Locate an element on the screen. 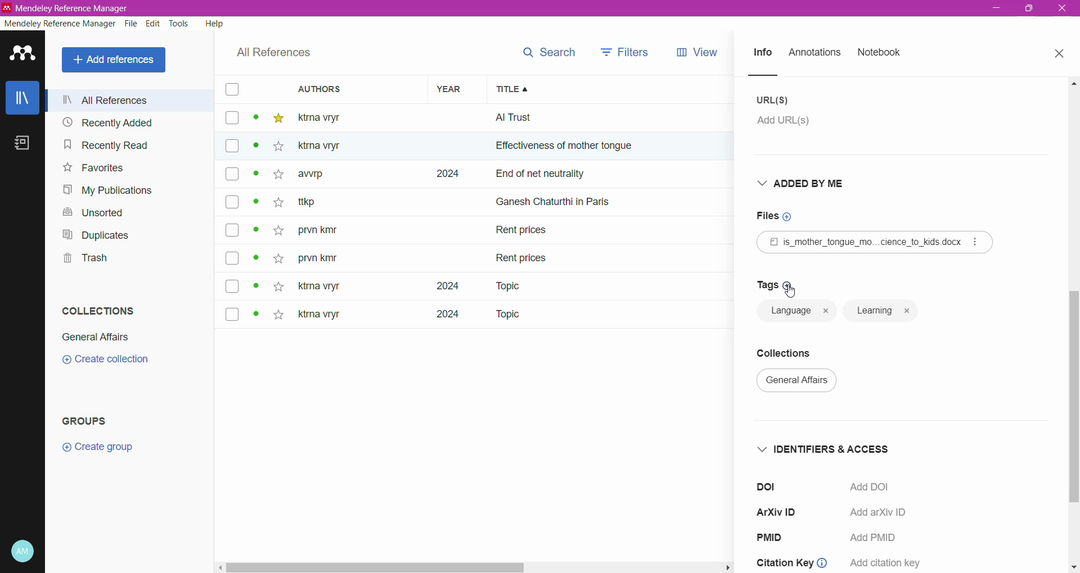 Image resolution: width=1080 pixels, height=573 pixels. ganesh chaturthi in paris  is located at coordinates (566, 197).